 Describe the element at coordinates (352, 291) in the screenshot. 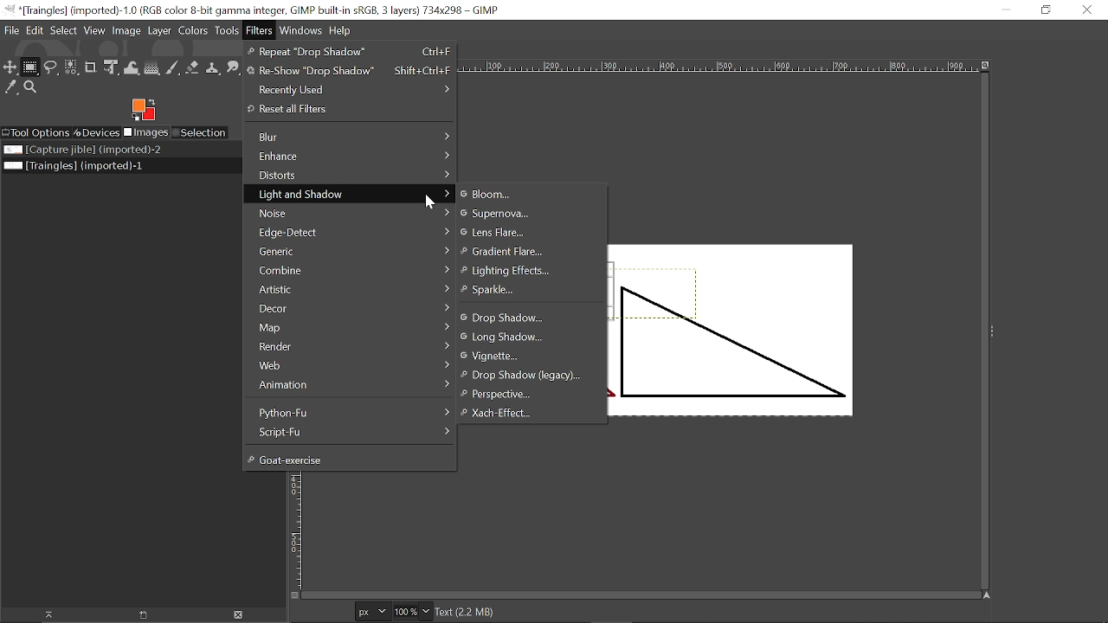

I see `Artistic` at that location.